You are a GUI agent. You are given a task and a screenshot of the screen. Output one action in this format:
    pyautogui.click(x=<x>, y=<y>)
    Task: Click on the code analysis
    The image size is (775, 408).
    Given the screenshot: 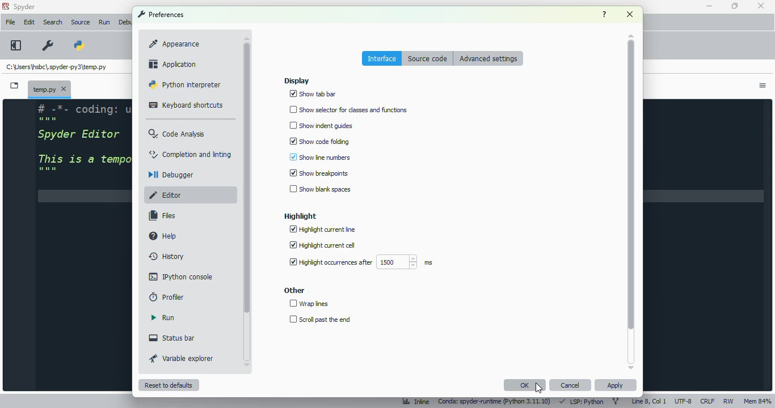 What is the action you would take?
    pyautogui.click(x=178, y=134)
    